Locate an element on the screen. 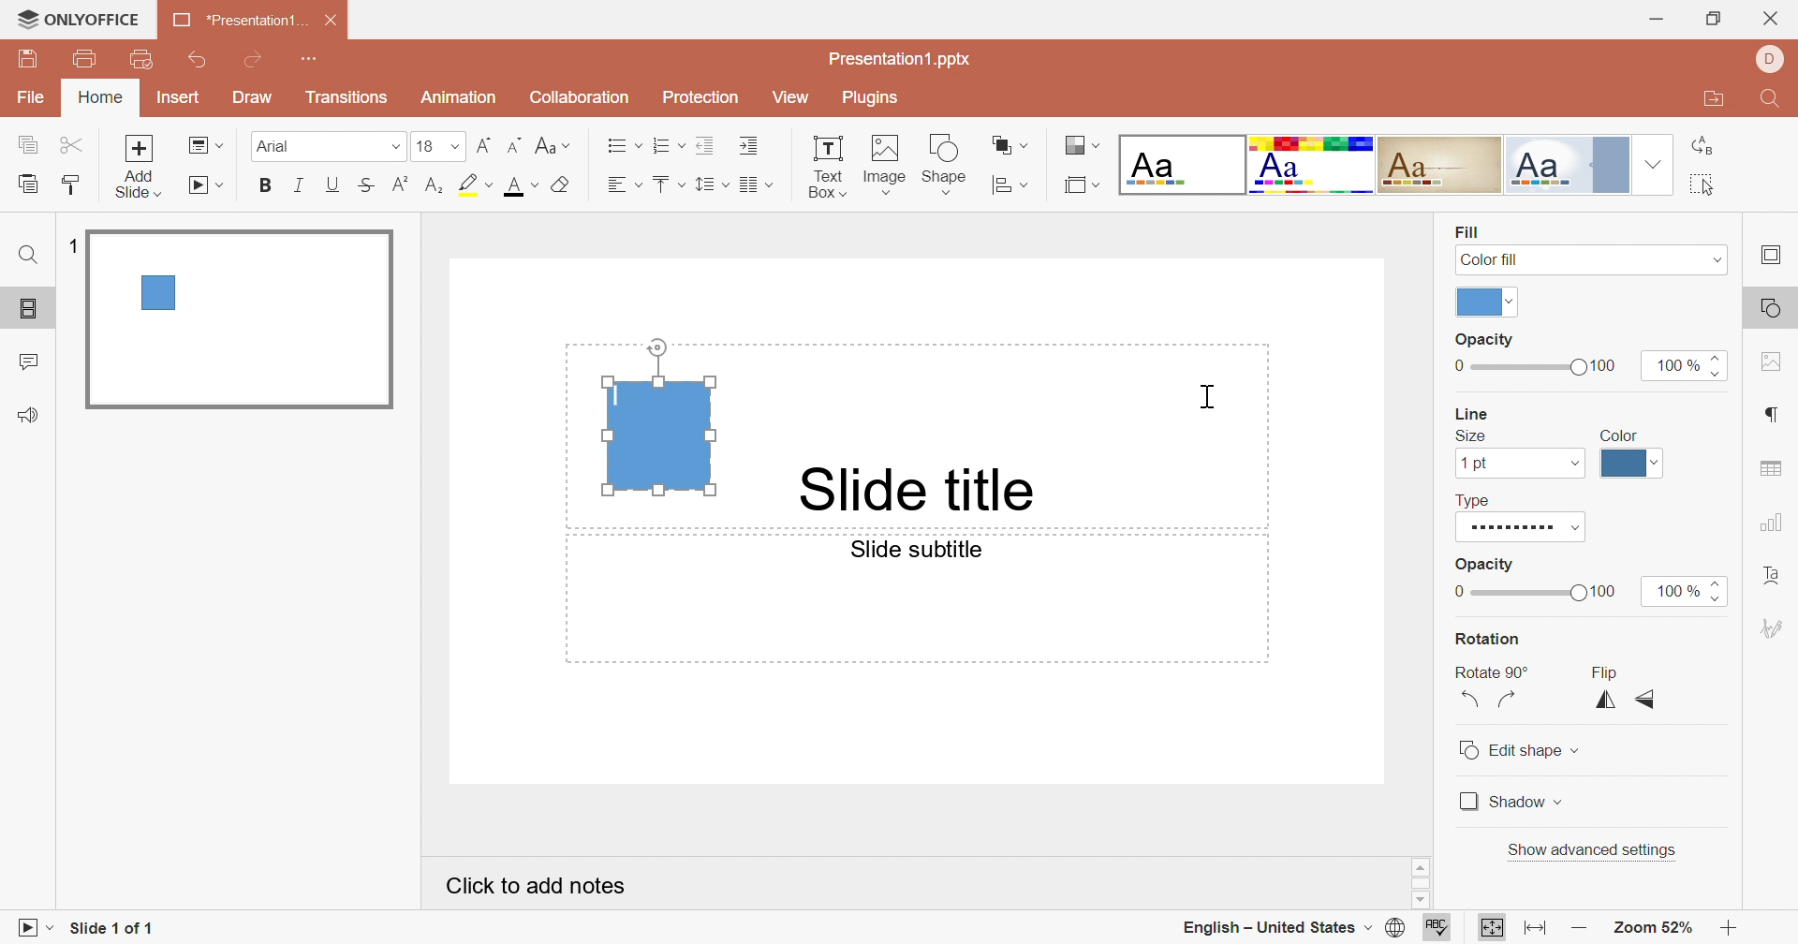 The width and height of the screenshot is (1798, 944). Images is located at coordinates (884, 163).